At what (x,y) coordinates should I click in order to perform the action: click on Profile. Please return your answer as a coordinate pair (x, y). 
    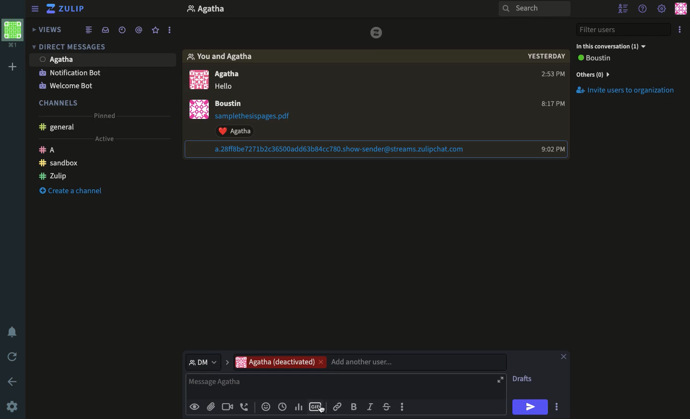
    Looking at the image, I should click on (680, 10).